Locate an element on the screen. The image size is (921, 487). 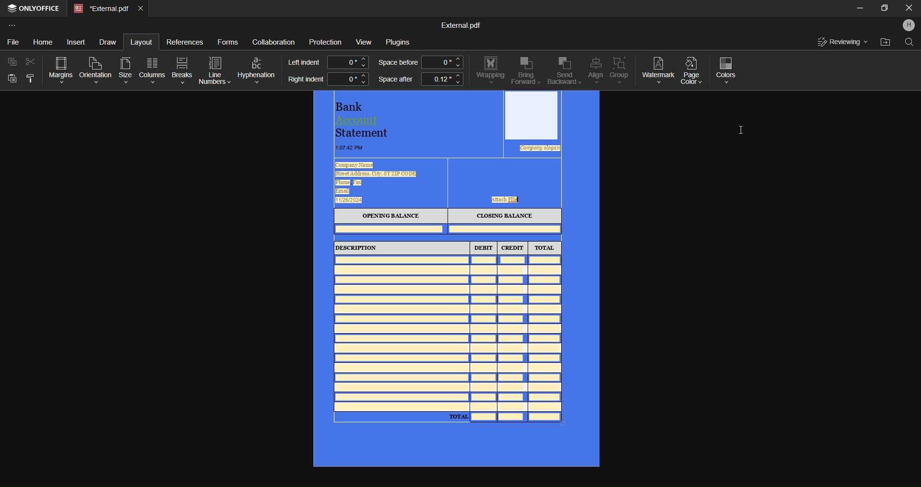
Watermark is located at coordinates (658, 69).